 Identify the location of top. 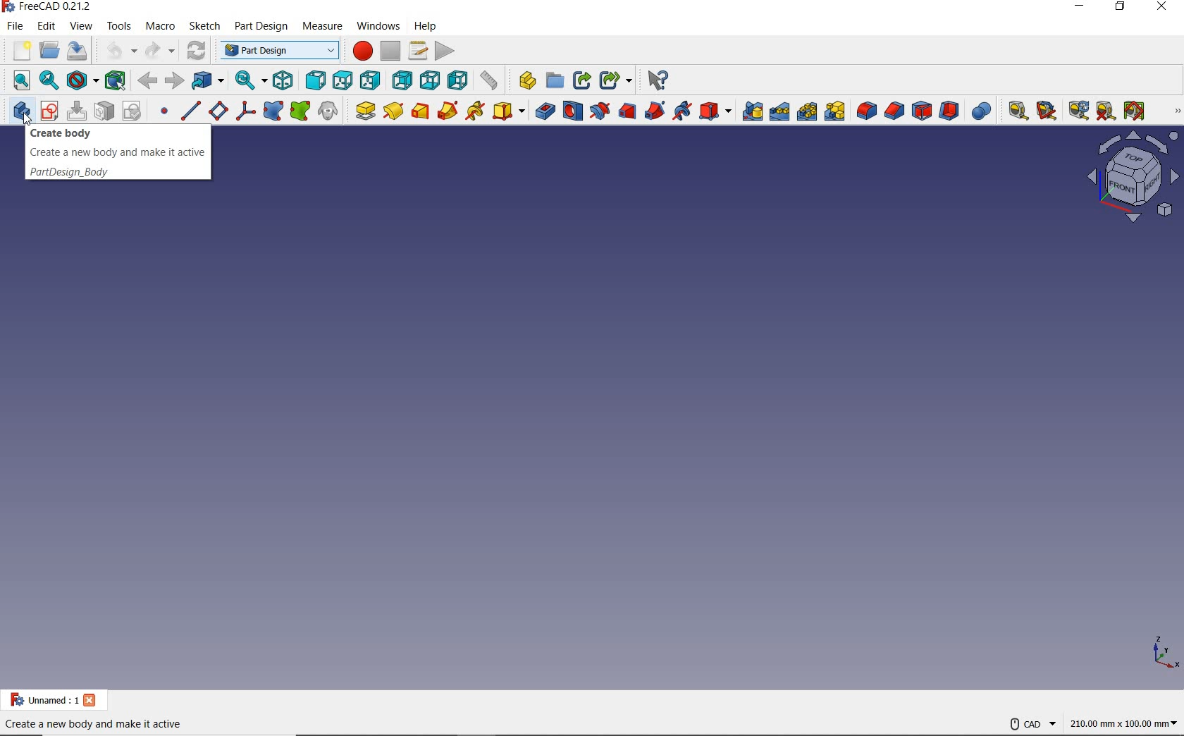
(340, 81).